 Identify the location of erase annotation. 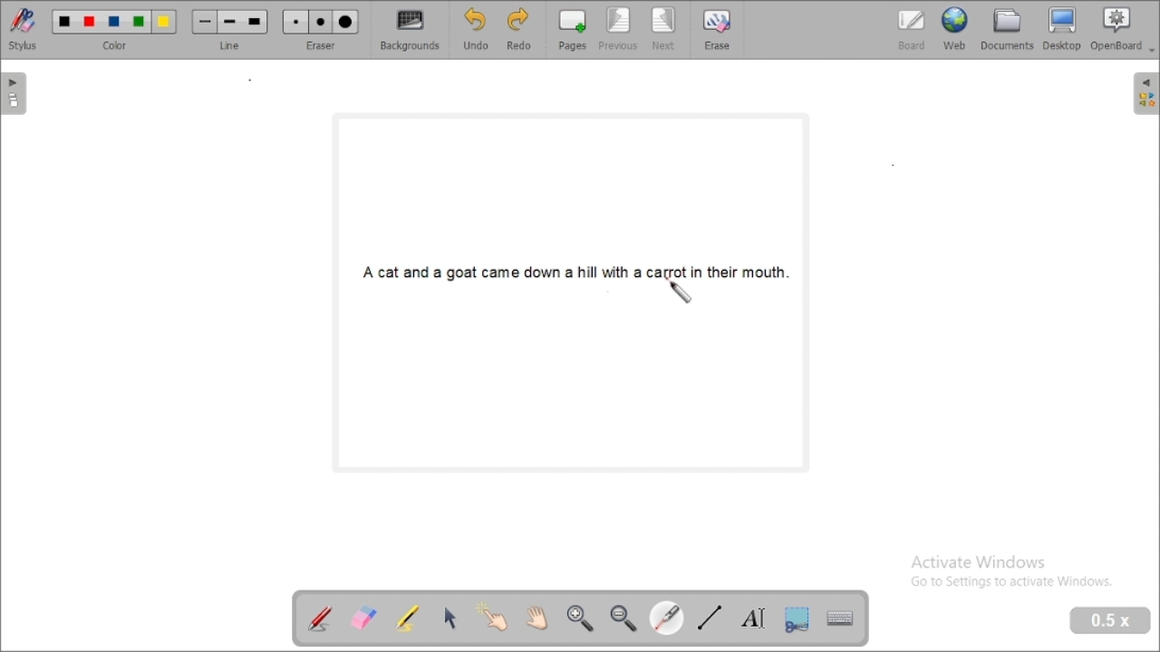
(364, 618).